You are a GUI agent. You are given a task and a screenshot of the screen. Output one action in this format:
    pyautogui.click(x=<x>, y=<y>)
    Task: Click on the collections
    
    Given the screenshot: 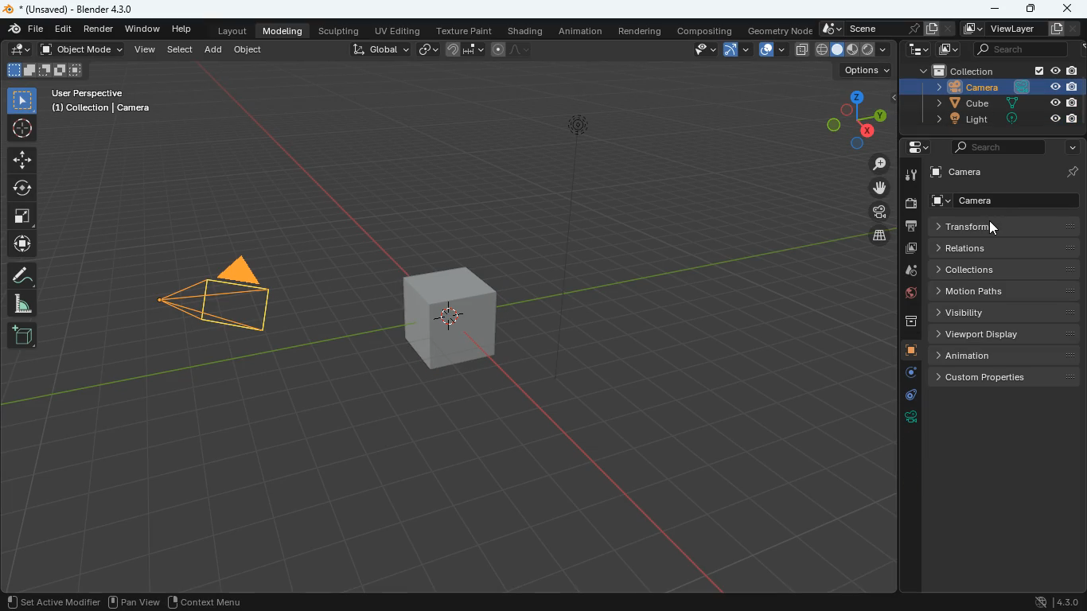 What is the action you would take?
    pyautogui.click(x=1006, y=268)
    